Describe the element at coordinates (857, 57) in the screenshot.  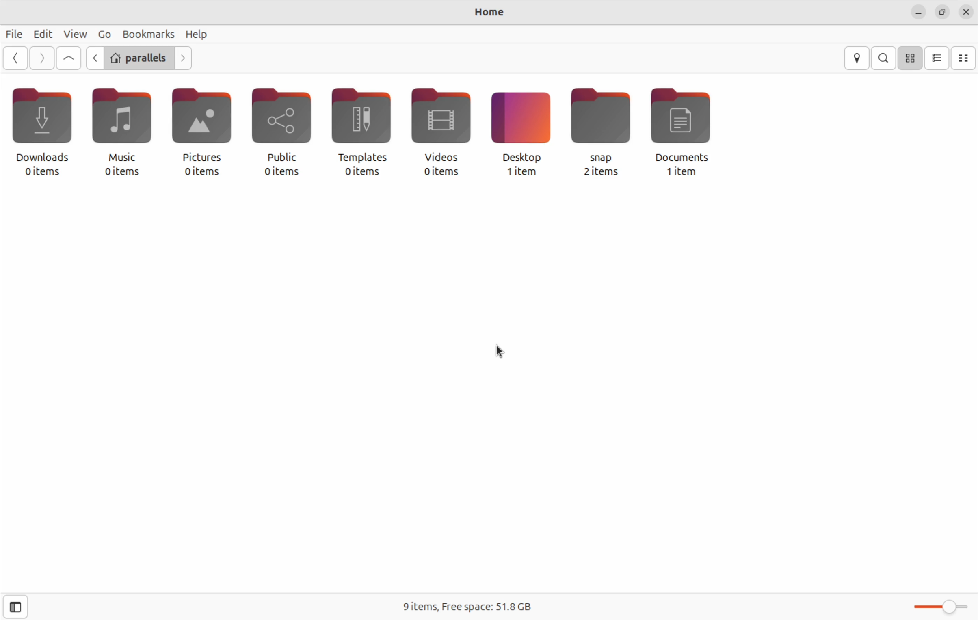
I see `loaction` at that location.